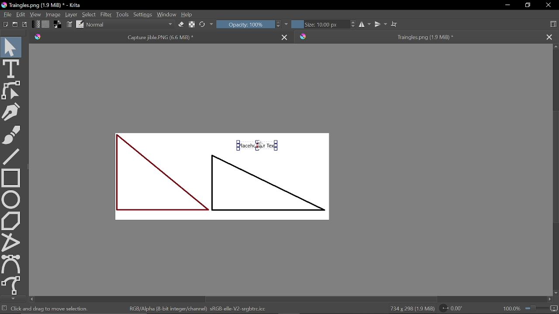 This screenshot has width=559, height=314. I want to click on Size 10.00 px, so click(319, 24).